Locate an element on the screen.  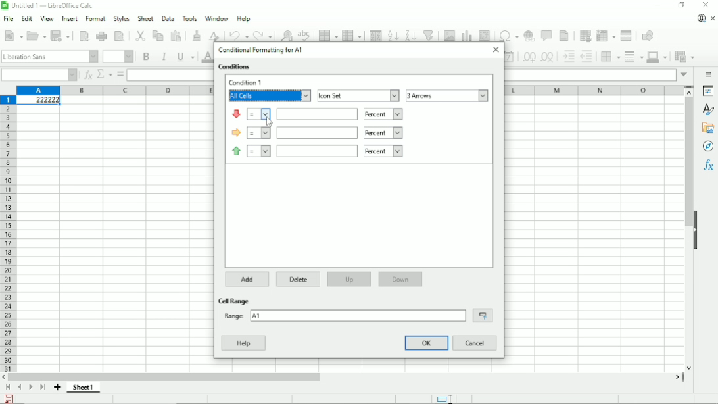
Font style is located at coordinates (49, 57).